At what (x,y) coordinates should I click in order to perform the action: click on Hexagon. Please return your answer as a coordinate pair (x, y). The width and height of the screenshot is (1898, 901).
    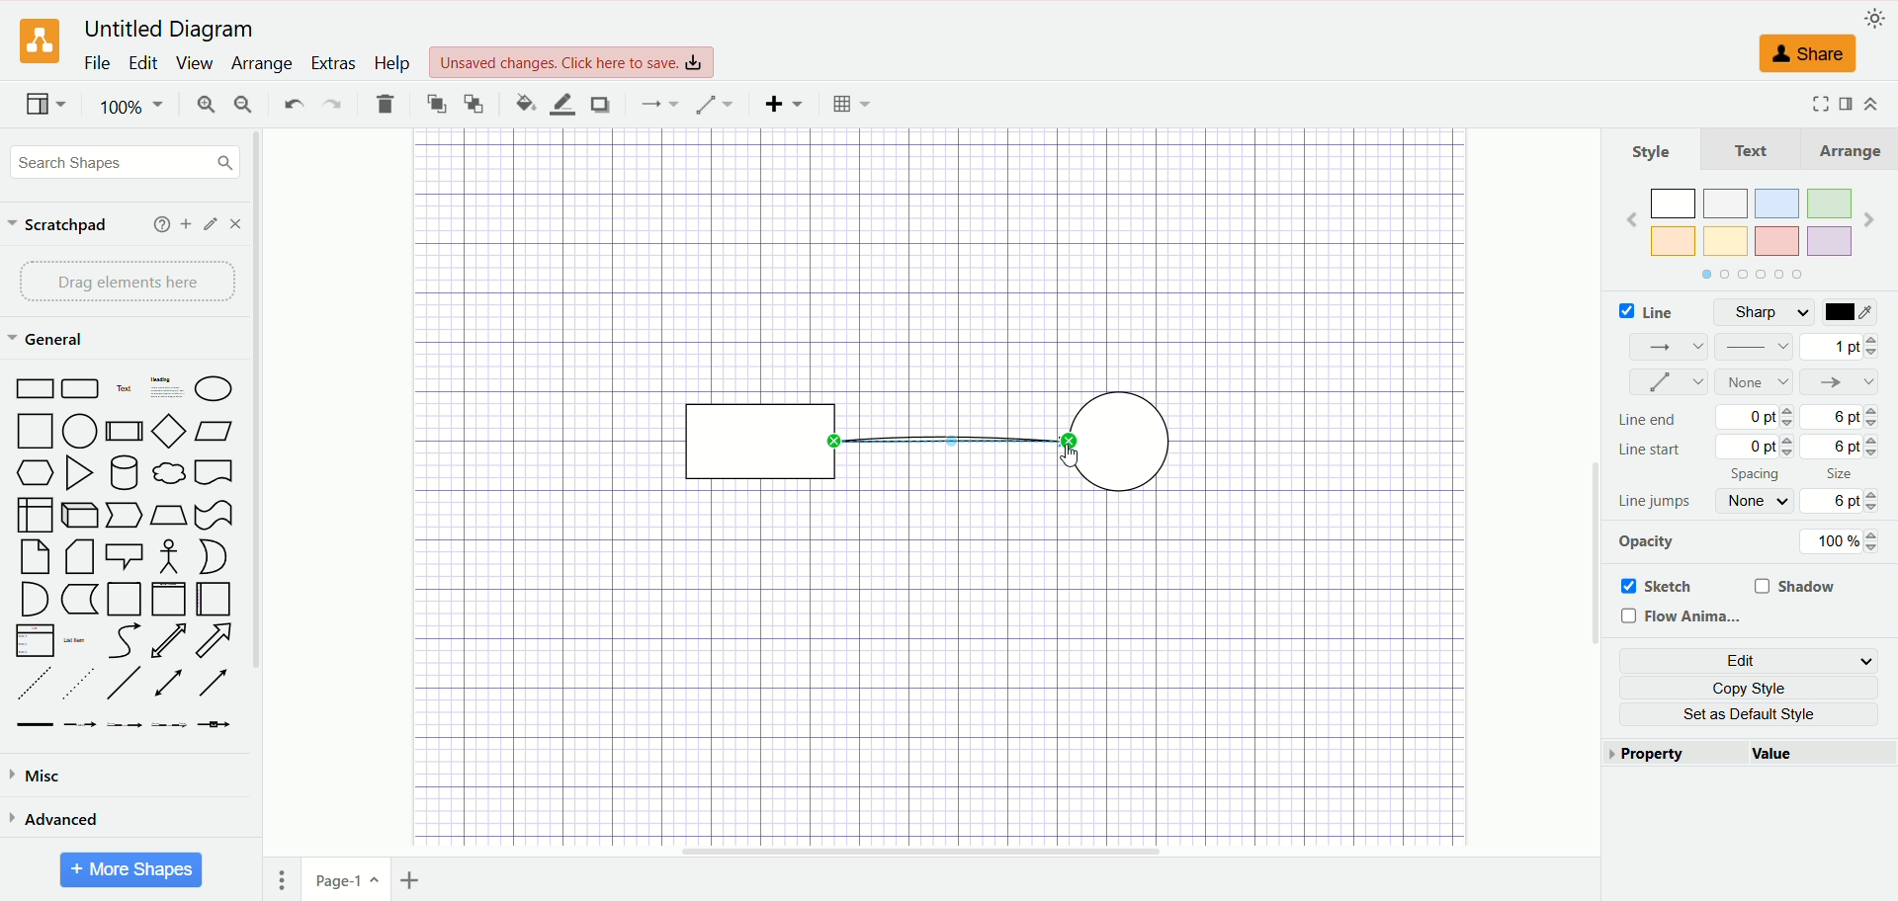
    Looking at the image, I should click on (36, 474).